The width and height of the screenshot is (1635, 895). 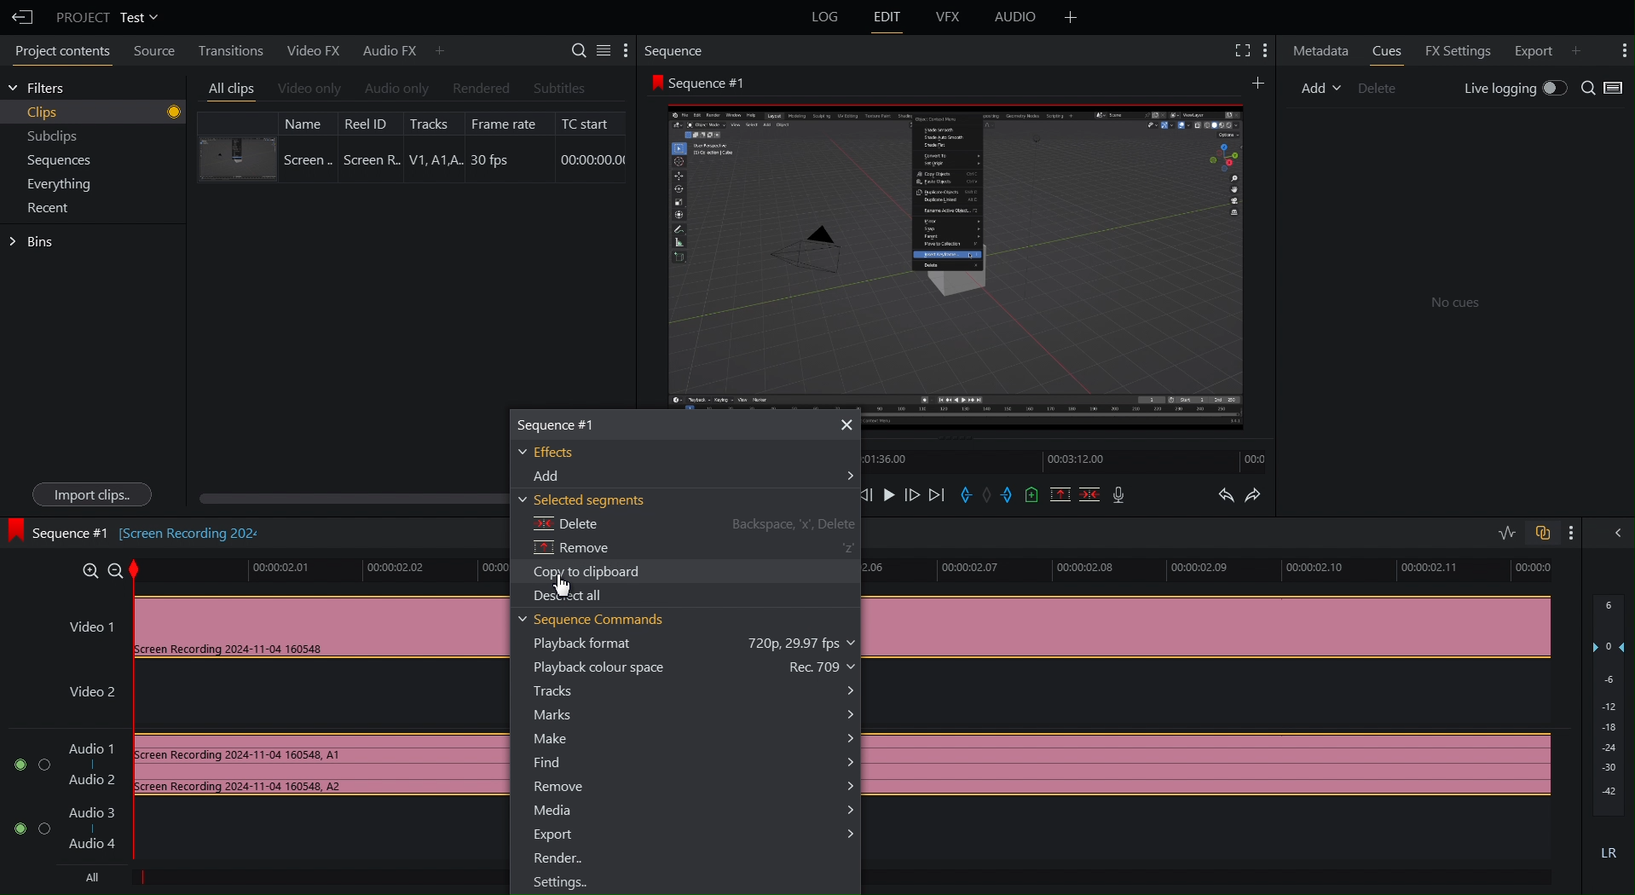 What do you see at coordinates (1069, 18) in the screenshot?
I see `Add` at bounding box center [1069, 18].